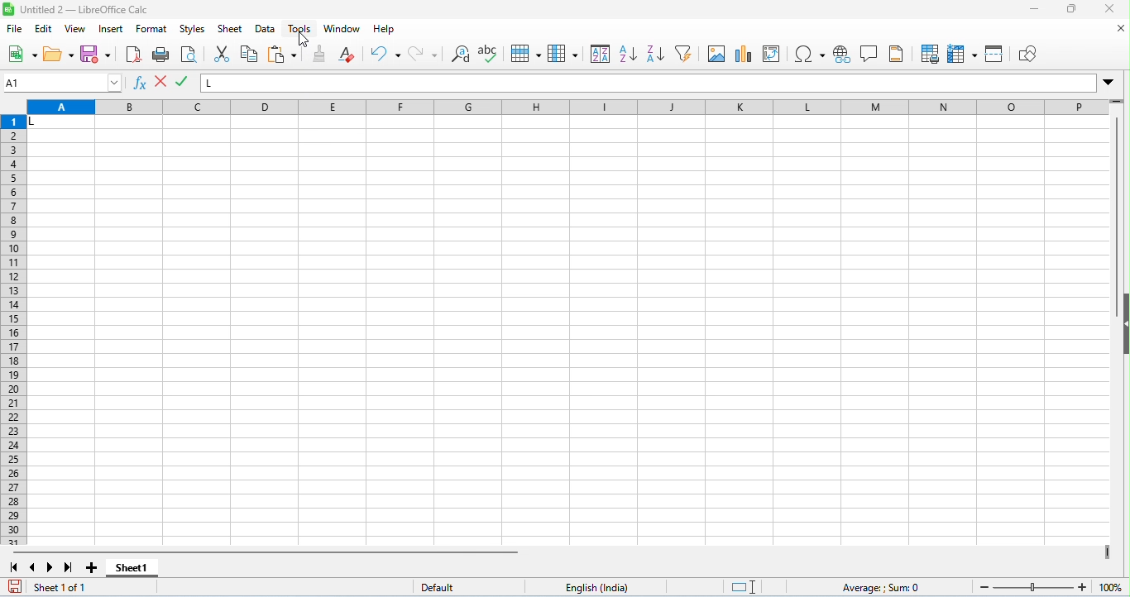 The height and width of the screenshot is (597, 1130). Describe the element at coordinates (1047, 585) in the screenshot. I see `zoom` at that location.